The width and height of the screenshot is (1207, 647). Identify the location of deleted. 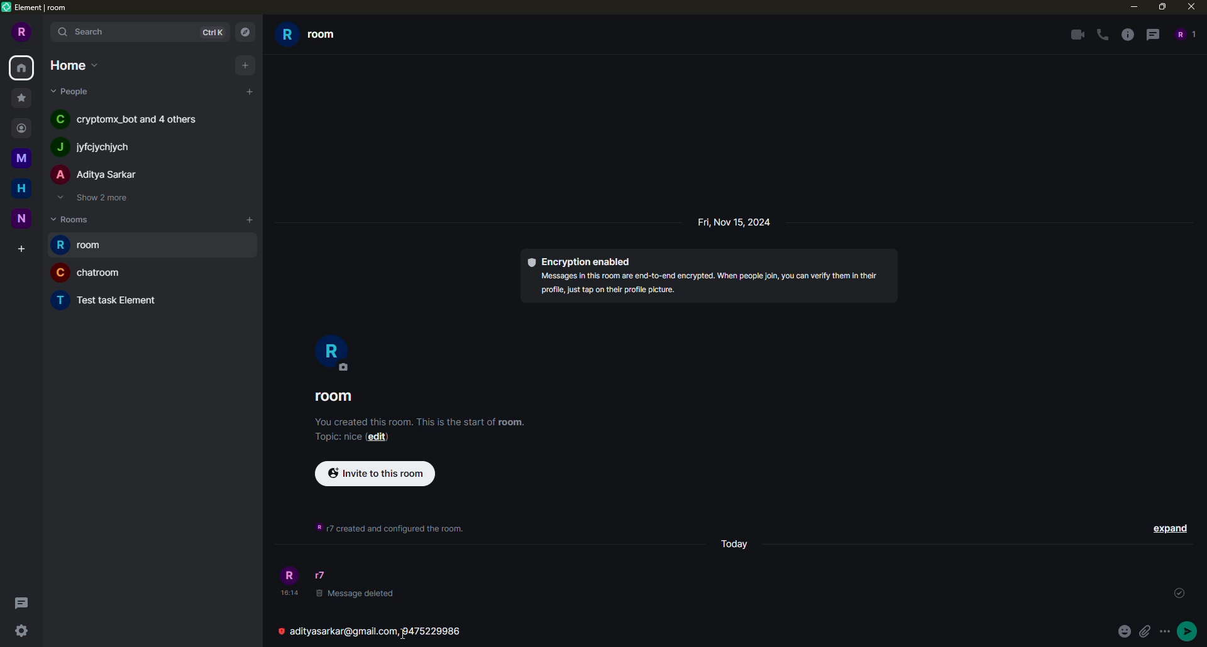
(355, 593).